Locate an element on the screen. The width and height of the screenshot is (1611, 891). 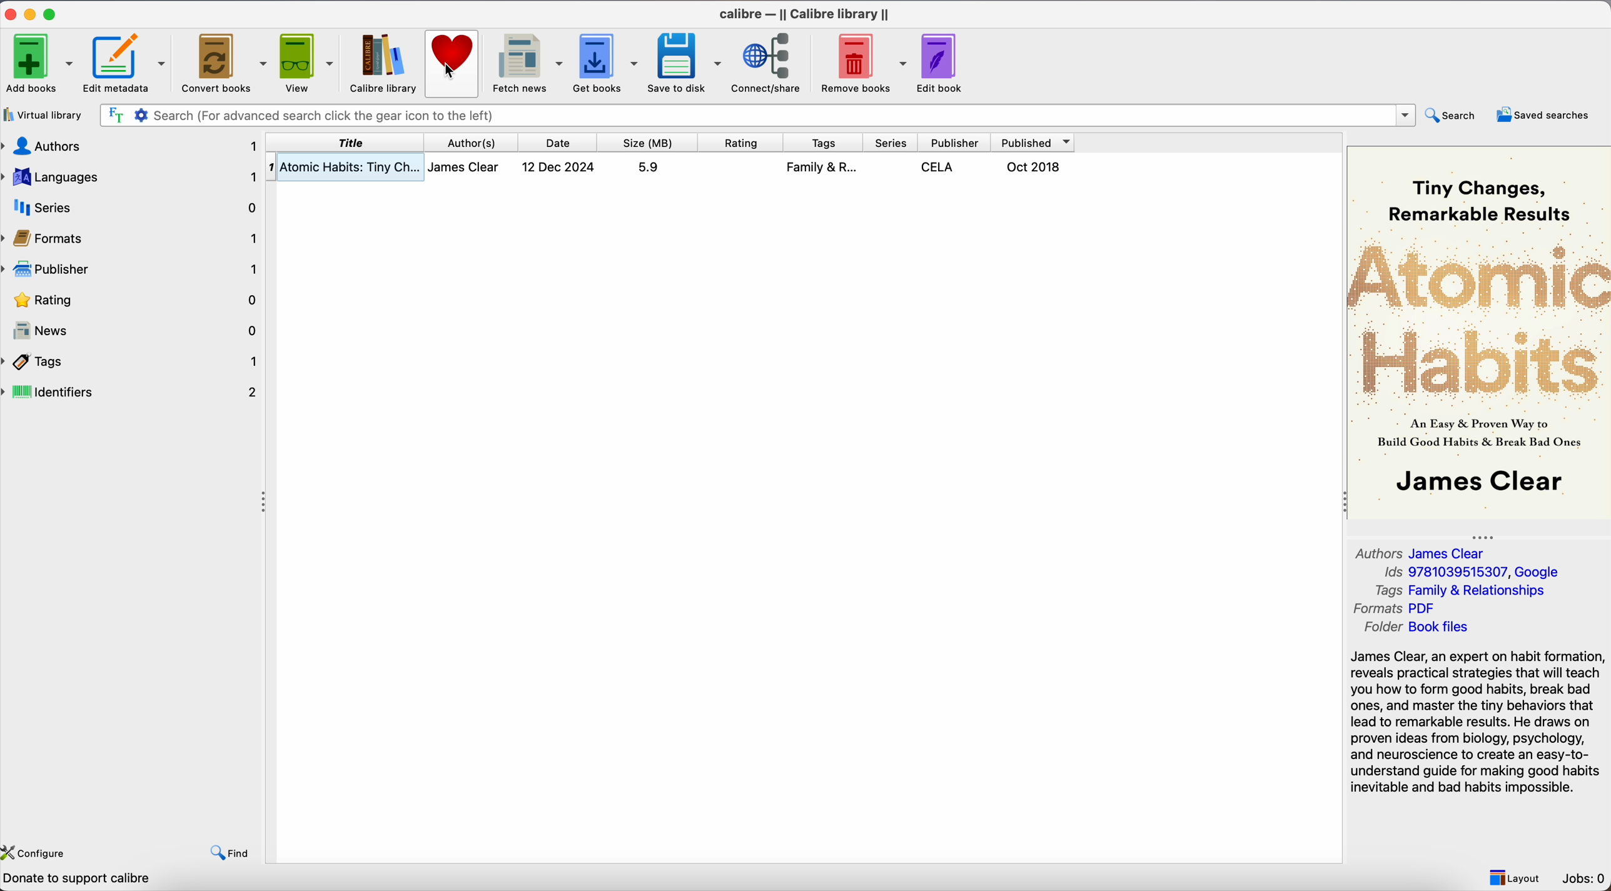
authors is located at coordinates (130, 145).